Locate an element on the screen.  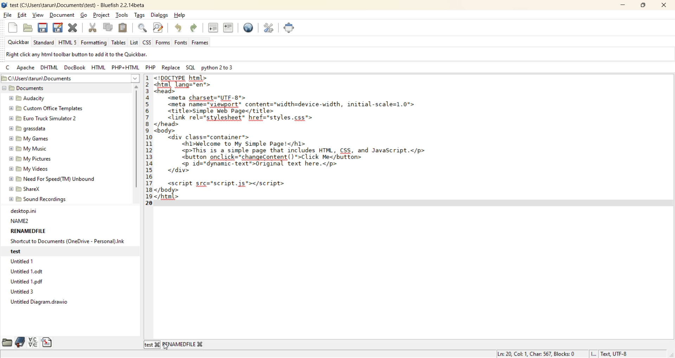
metadata is located at coordinates (563, 354).